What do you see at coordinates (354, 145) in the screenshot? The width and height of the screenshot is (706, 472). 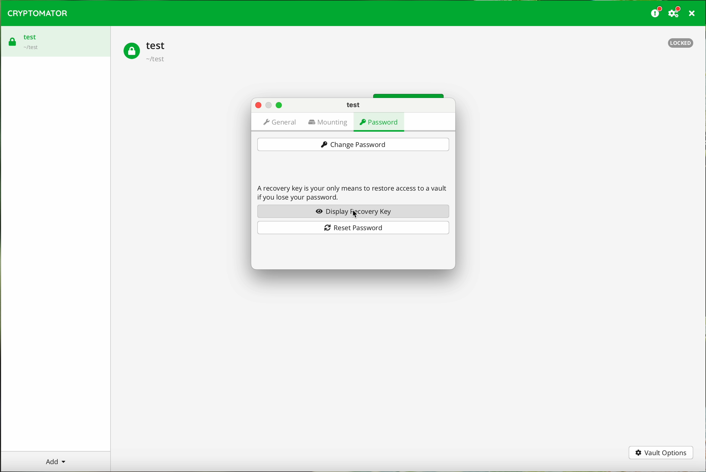 I see `change password` at bounding box center [354, 145].